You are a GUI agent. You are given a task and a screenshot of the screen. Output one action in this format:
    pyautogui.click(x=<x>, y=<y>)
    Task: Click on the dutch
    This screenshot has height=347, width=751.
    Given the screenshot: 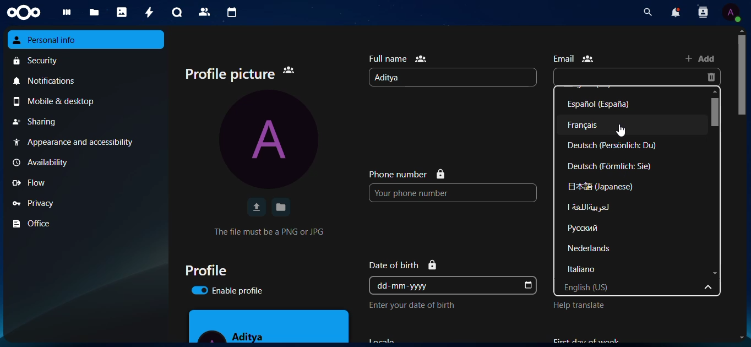 What is the action you would take?
    pyautogui.click(x=592, y=248)
    